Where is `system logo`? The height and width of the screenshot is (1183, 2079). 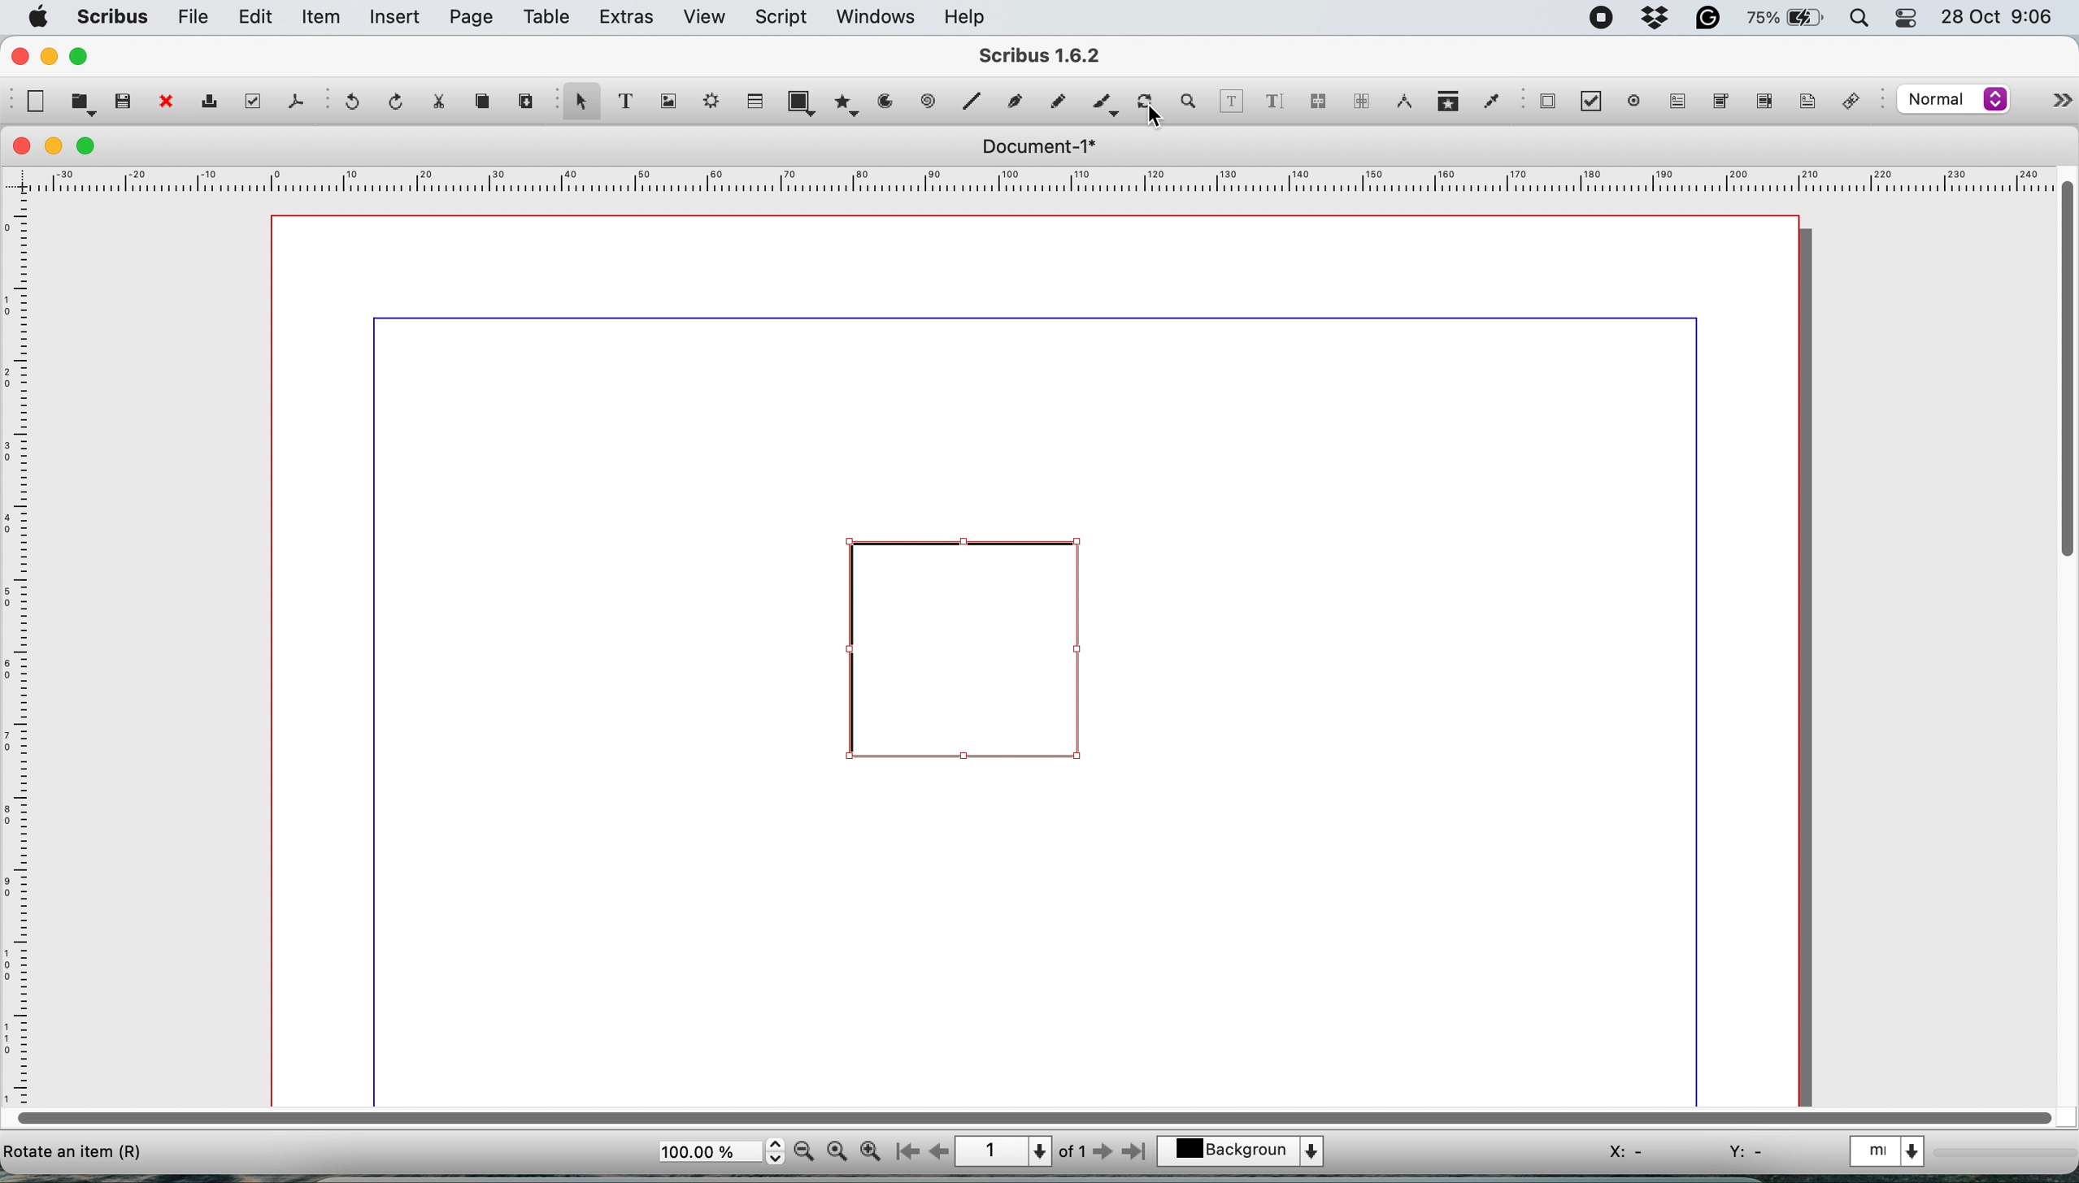 system logo is located at coordinates (40, 16).